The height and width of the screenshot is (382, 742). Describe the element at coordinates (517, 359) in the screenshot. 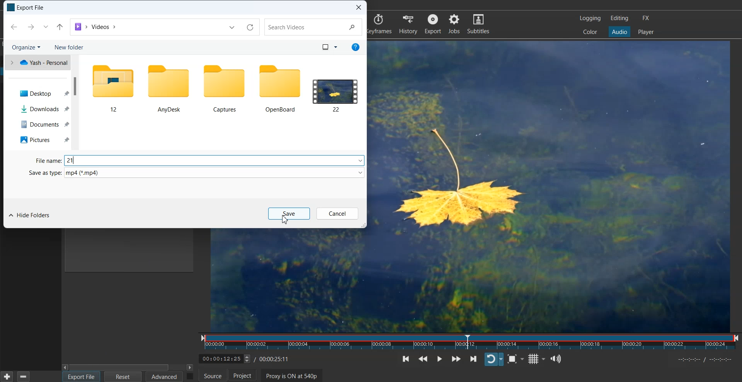

I see `Toggle Zoom` at that location.